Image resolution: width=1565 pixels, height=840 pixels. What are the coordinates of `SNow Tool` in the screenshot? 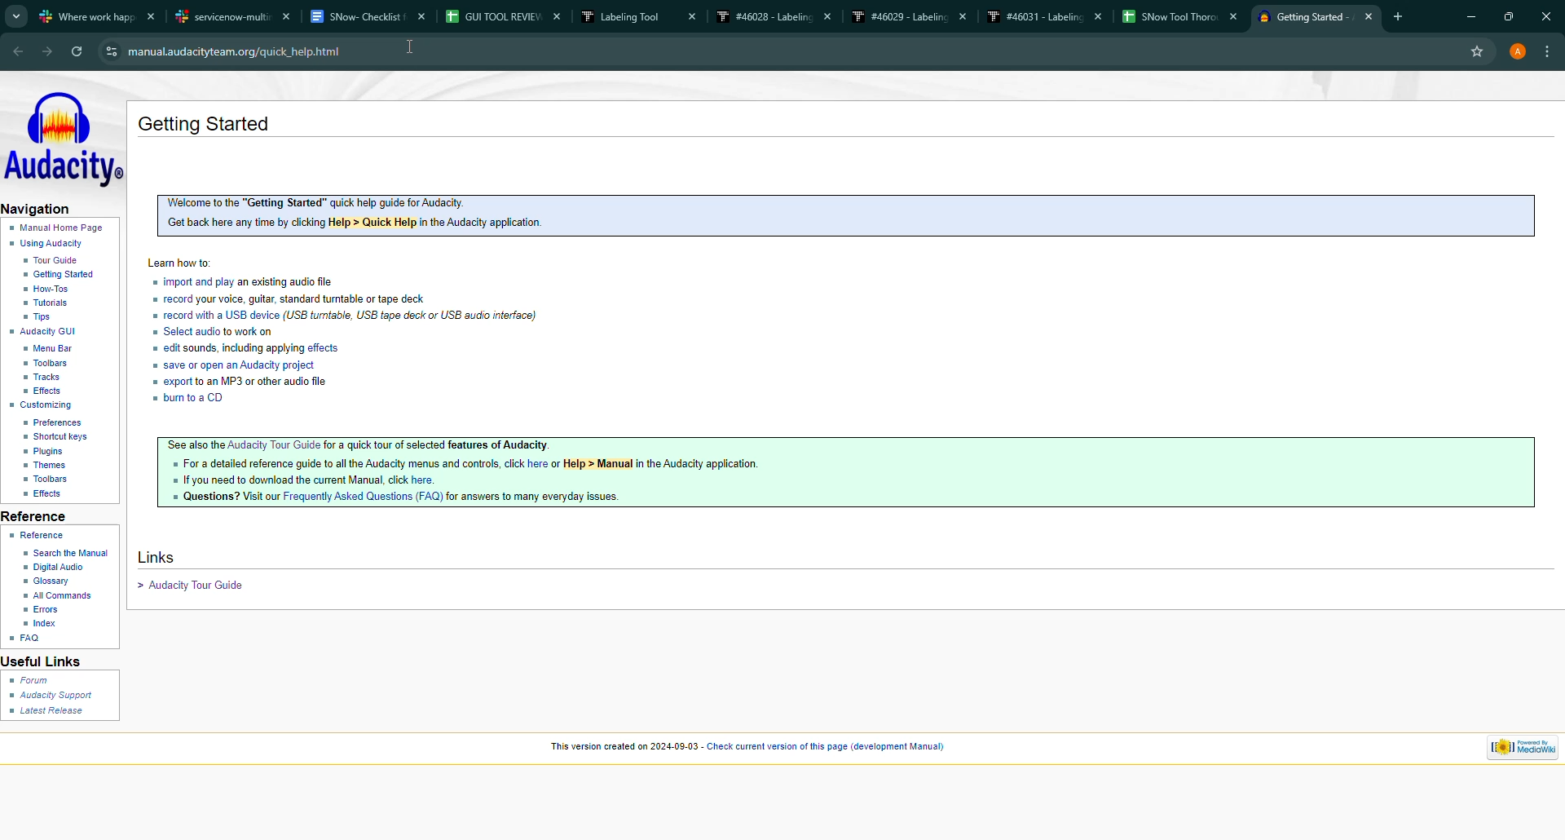 It's located at (1175, 17).